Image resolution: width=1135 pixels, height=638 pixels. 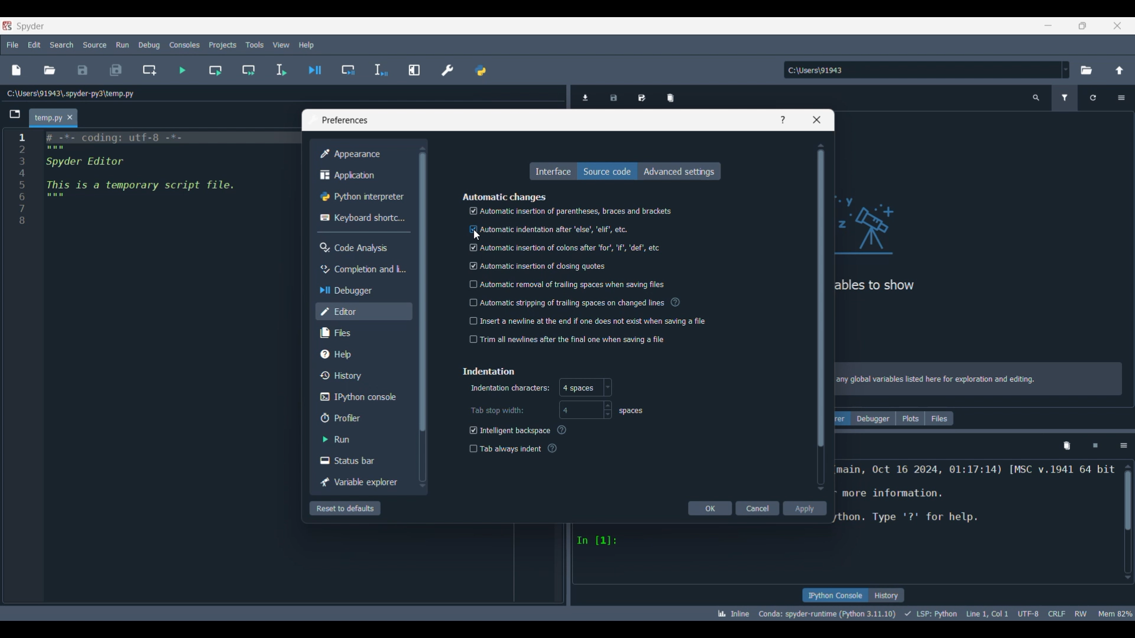 What do you see at coordinates (280, 70) in the screenshot?
I see `Run selection/current line` at bounding box center [280, 70].